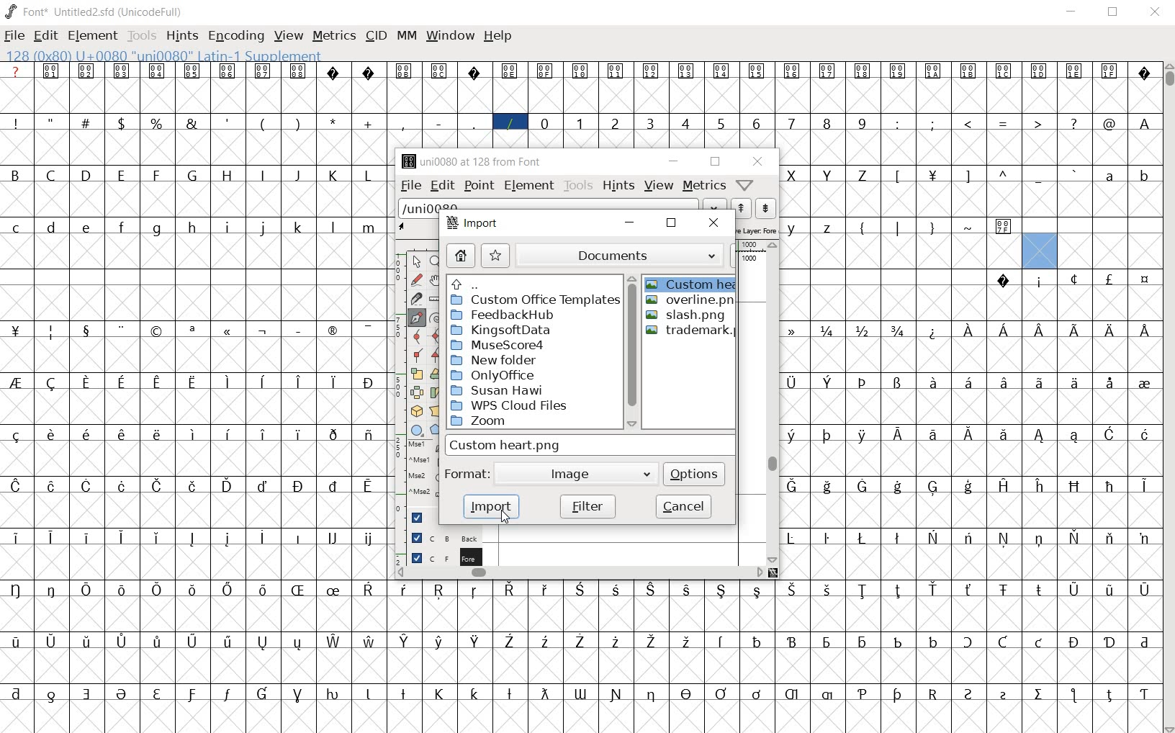 The height and width of the screenshot is (733, 1175). I want to click on glyph, so click(229, 228).